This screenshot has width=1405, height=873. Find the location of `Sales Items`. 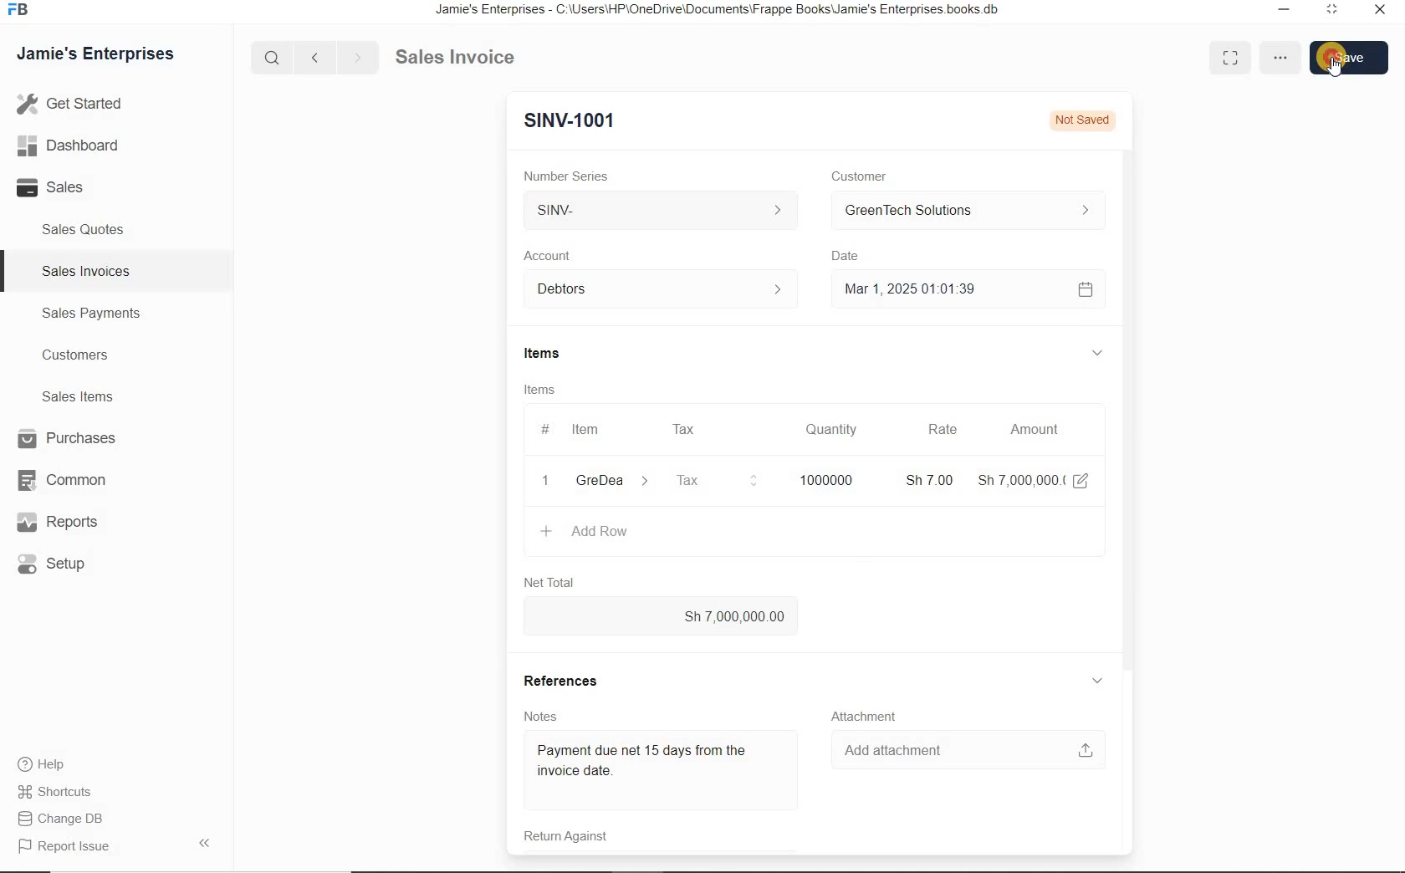

Sales Items is located at coordinates (74, 396).